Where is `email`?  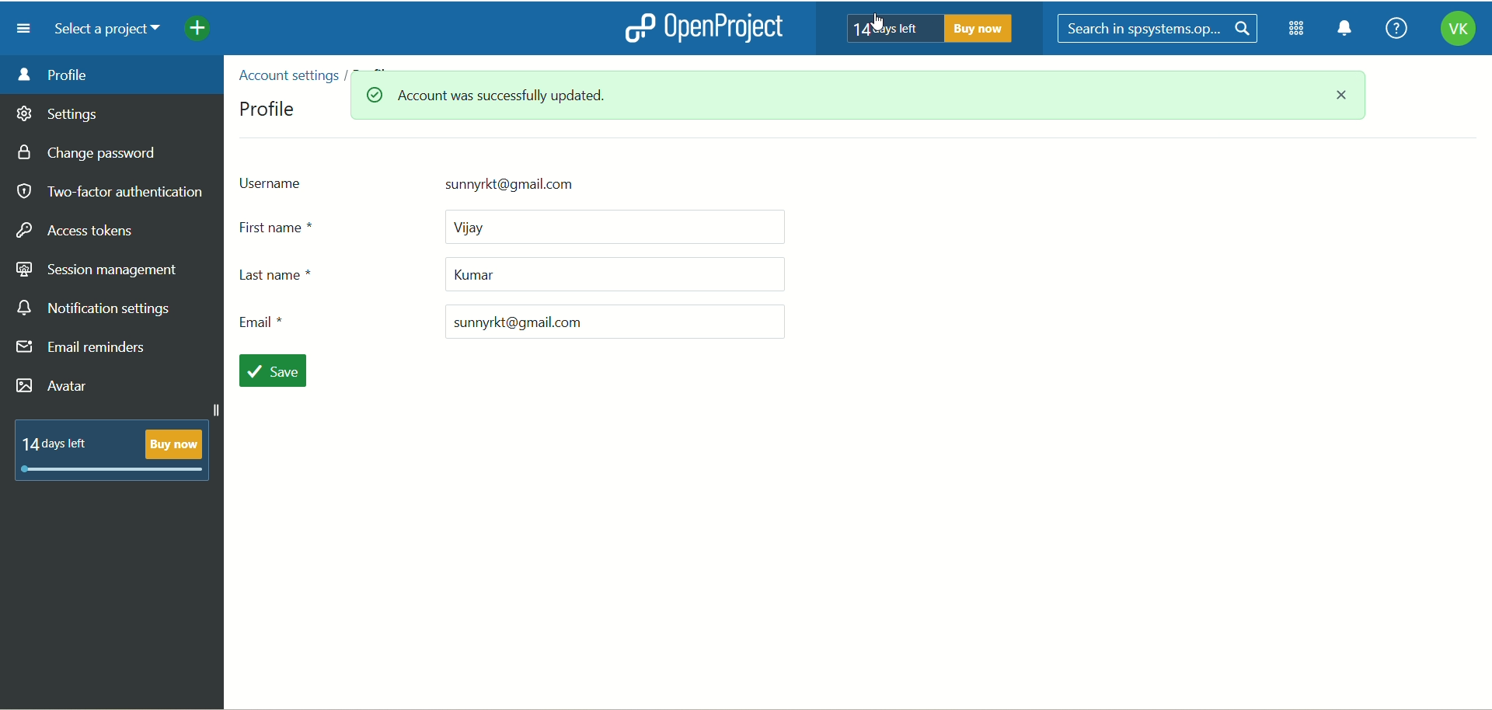 email is located at coordinates (507, 322).